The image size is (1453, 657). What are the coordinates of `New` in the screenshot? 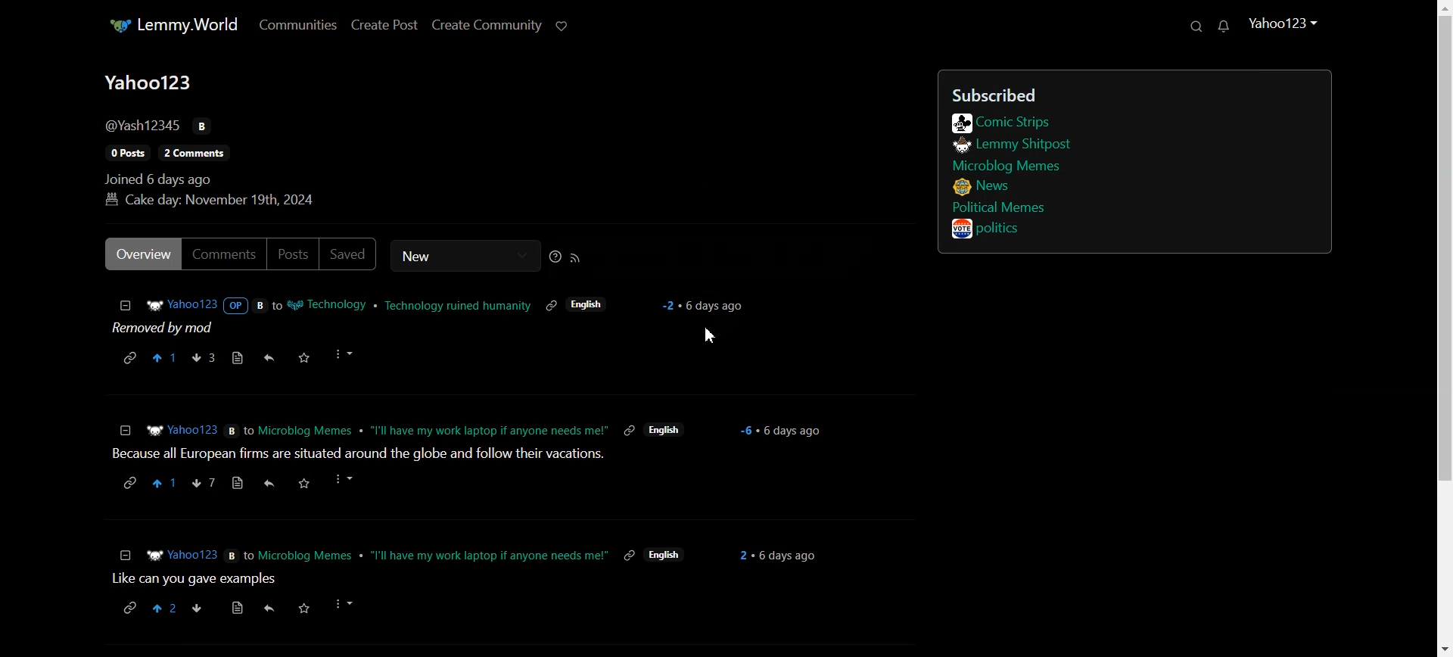 It's located at (465, 256).